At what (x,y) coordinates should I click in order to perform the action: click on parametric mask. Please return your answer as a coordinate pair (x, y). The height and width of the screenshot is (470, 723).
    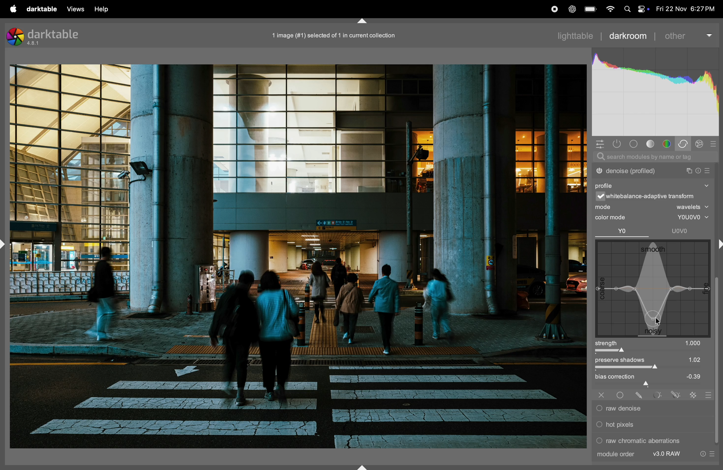
    Looking at the image, I should click on (658, 395).